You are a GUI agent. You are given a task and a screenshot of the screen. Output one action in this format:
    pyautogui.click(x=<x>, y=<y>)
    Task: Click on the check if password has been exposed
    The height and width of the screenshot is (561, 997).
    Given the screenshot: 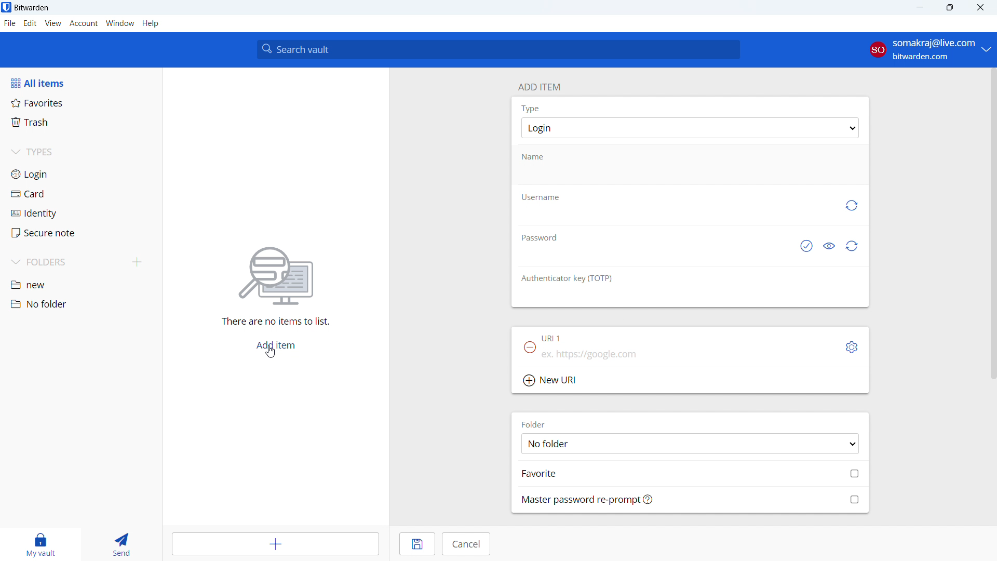 What is the action you would take?
    pyautogui.click(x=805, y=247)
    